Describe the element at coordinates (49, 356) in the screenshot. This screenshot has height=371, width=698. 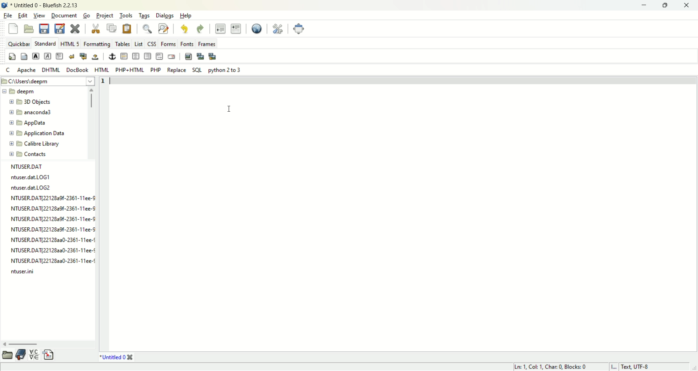
I see `snippet` at that location.